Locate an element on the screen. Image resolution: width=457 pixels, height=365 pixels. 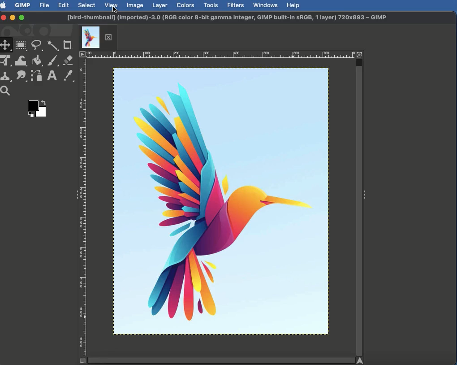
Layer is located at coordinates (160, 5).